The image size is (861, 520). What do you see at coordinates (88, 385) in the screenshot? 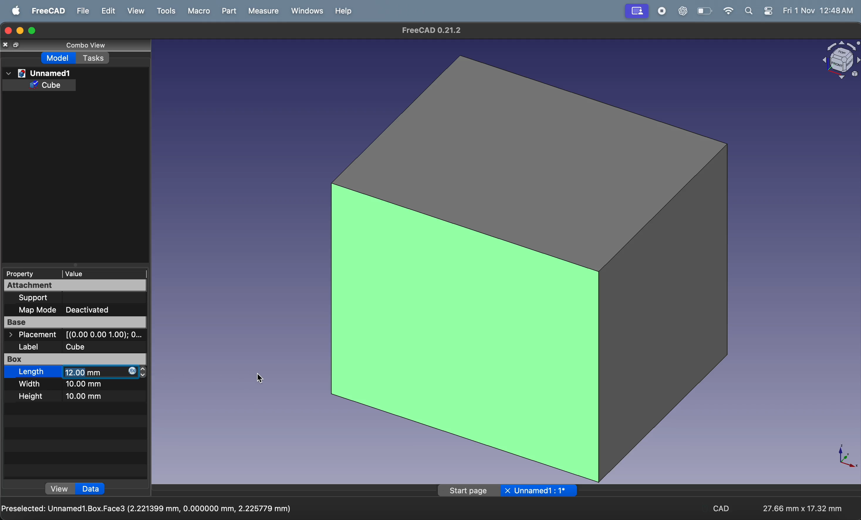
I see `1omm` at bounding box center [88, 385].